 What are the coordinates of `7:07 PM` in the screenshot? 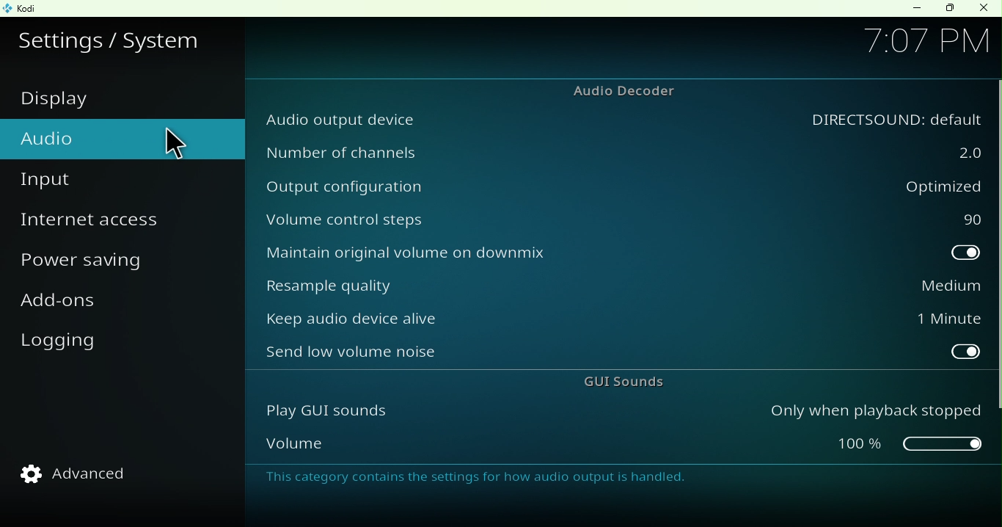 It's located at (917, 43).